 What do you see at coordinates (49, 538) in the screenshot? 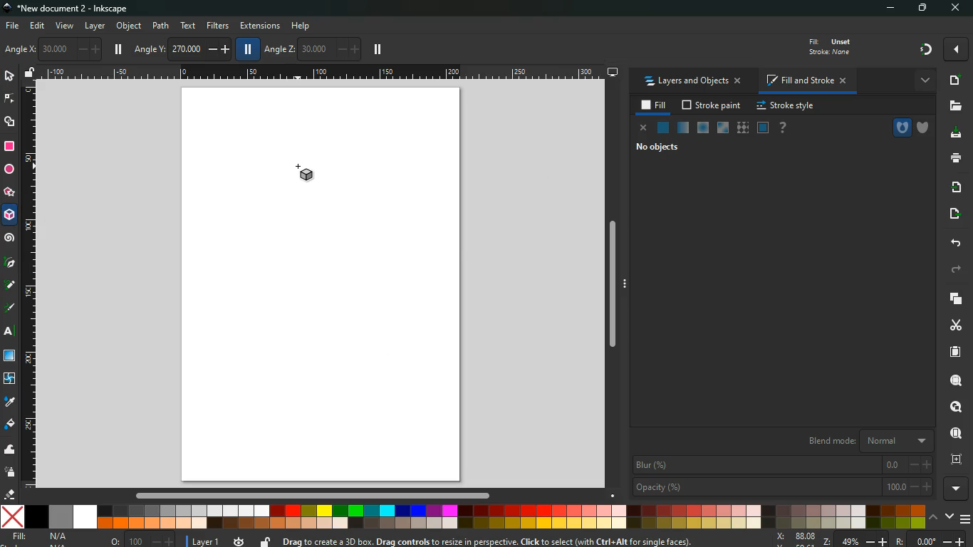
I see `fill` at bounding box center [49, 538].